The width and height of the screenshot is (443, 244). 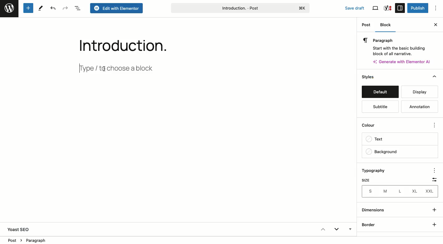 What do you see at coordinates (372, 127) in the screenshot?
I see `Color` at bounding box center [372, 127].